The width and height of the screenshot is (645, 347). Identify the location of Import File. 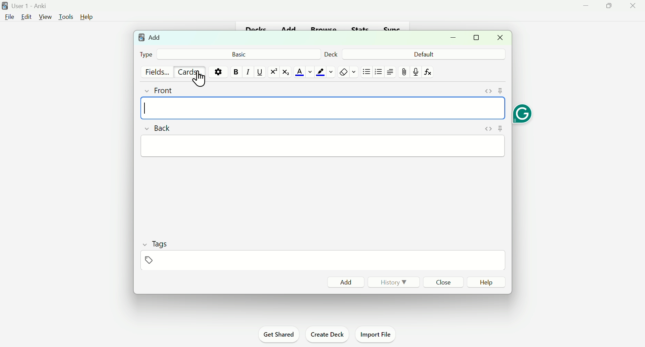
(375, 335).